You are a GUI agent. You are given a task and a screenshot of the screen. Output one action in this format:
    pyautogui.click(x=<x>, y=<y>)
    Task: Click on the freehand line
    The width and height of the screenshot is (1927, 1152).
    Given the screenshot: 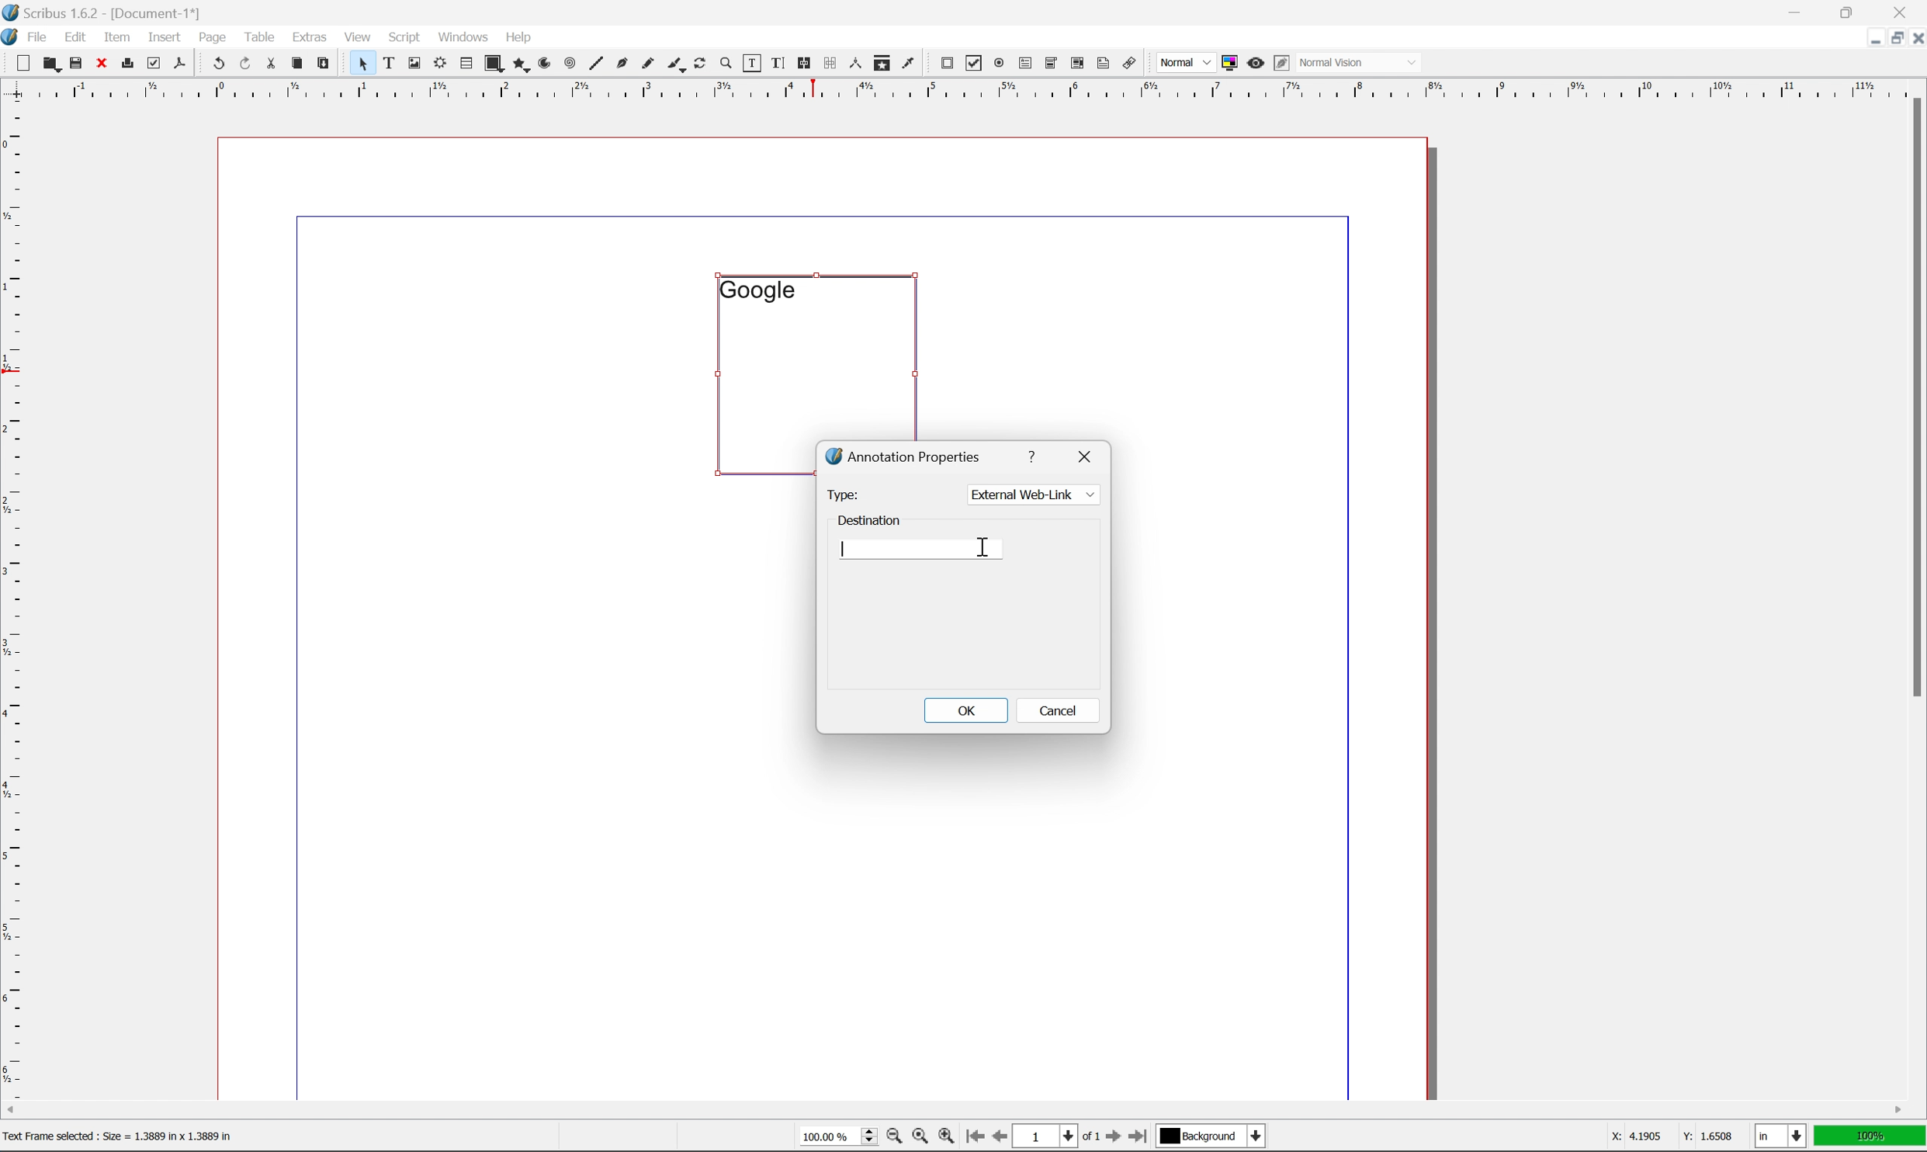 What is the action you would take?
    pyautogui.click(x=650, y=64)
    